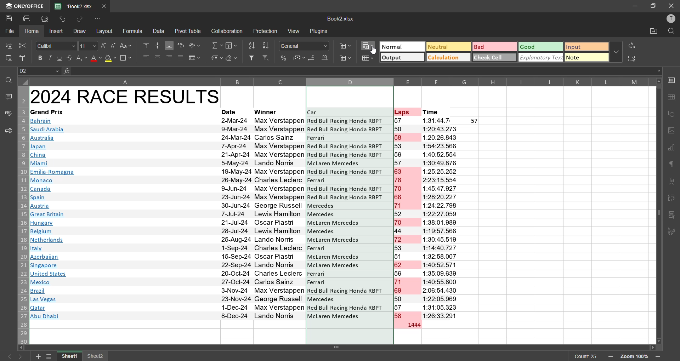  Describe the element at coordinates (23, 356) in the screenshot. I see `next` at that location.